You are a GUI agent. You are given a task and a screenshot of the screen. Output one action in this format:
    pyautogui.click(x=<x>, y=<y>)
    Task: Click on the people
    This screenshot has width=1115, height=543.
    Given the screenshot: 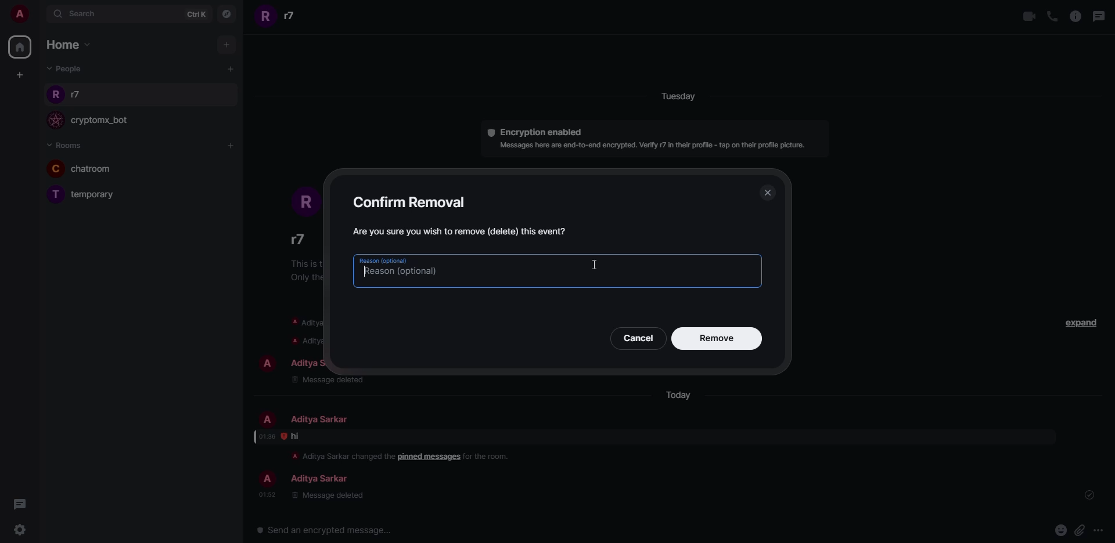 What is the action you would take?
    pyautogui.click(x=318, y=480)
    